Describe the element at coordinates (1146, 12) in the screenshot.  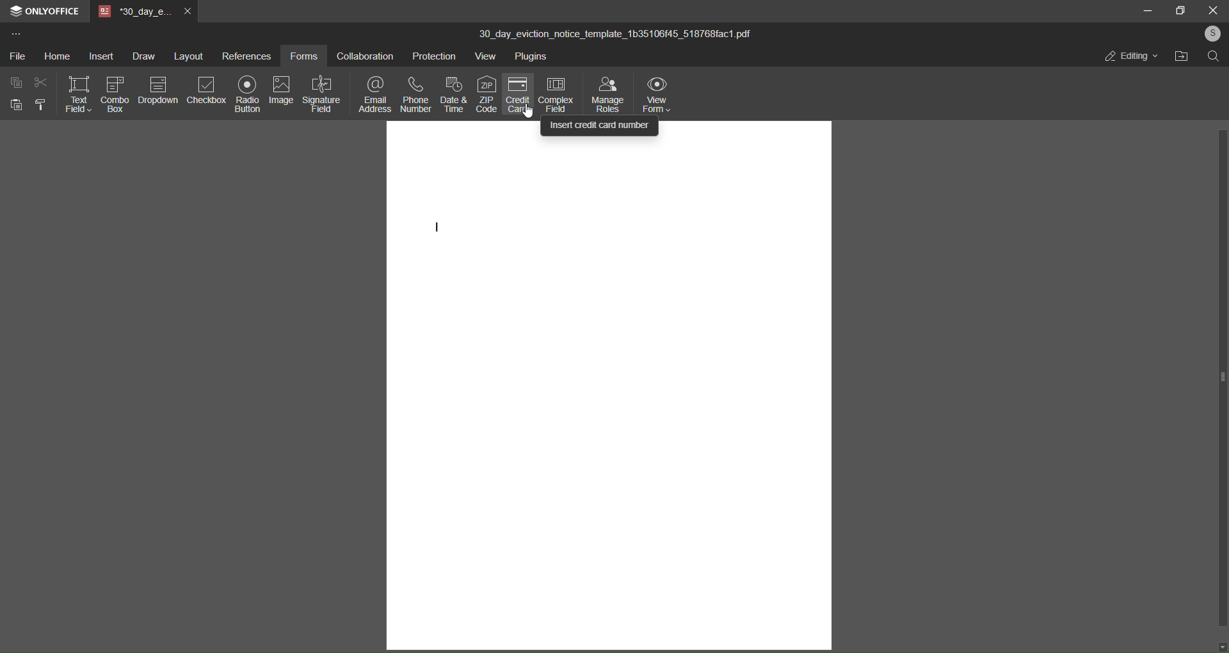
I see `minimize` at that location.